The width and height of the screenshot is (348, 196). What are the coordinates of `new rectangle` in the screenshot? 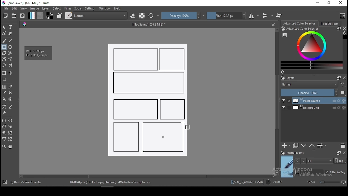 It's located at (134, 109).